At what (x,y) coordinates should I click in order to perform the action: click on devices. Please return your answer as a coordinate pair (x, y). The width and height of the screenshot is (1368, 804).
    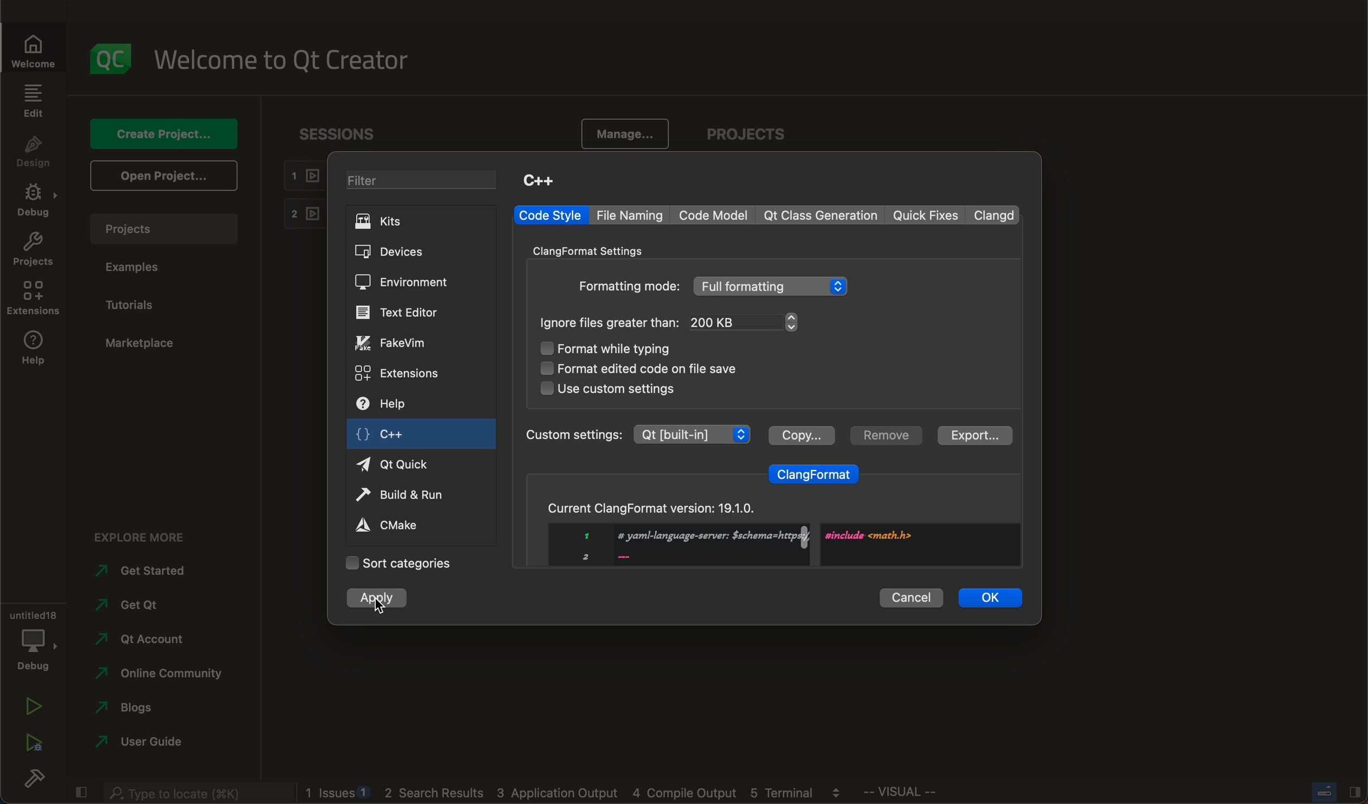
    Looking at the image, I should click on (403, 252).